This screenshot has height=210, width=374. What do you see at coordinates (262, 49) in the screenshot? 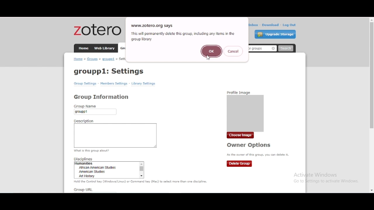
I see `search for groups` at bounding box center [262, 49].